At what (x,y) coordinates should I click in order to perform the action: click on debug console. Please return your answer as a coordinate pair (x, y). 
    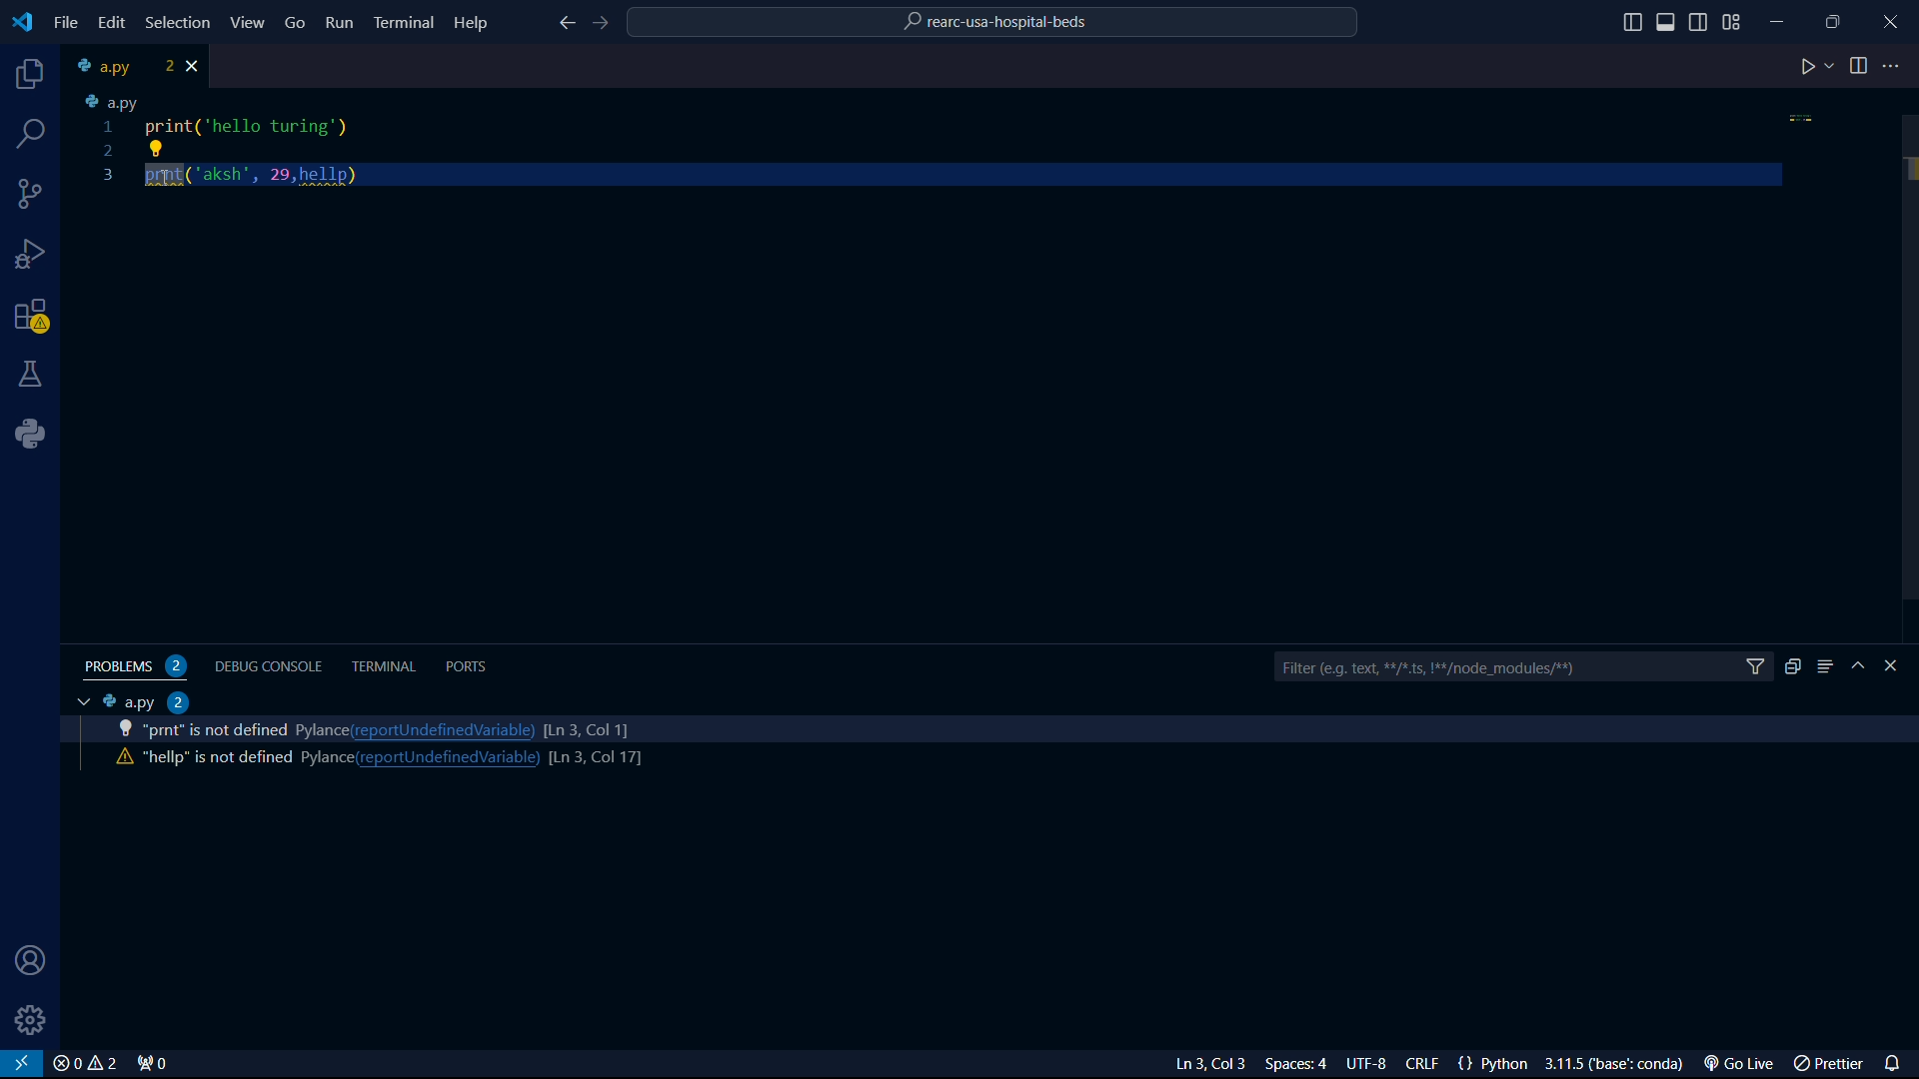
    Looking at the image, I should click on (272, 664).